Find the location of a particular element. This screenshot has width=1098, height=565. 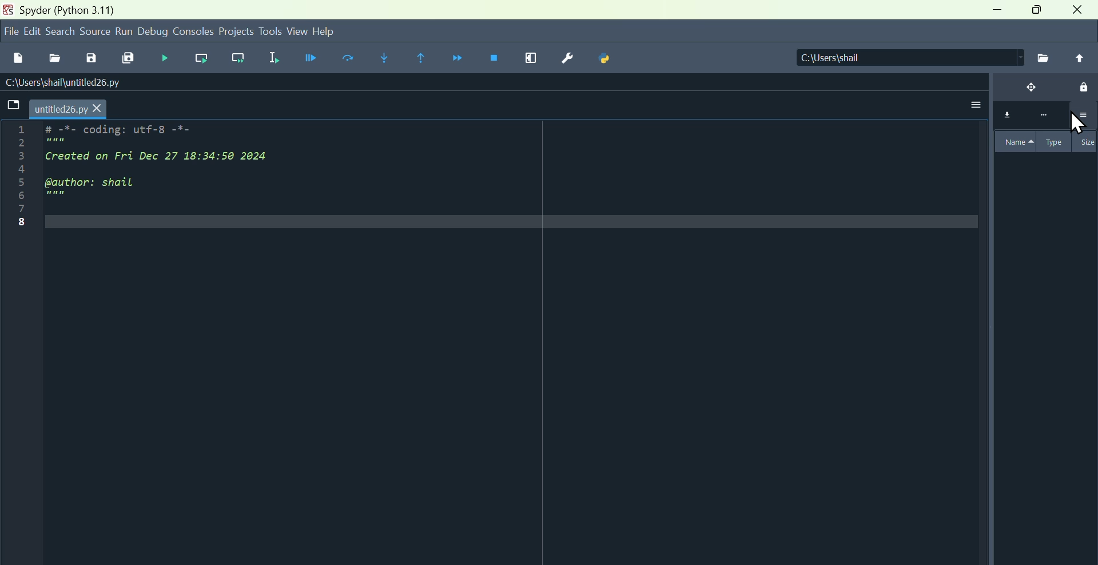

Save all is located at coordinates (129, 58).